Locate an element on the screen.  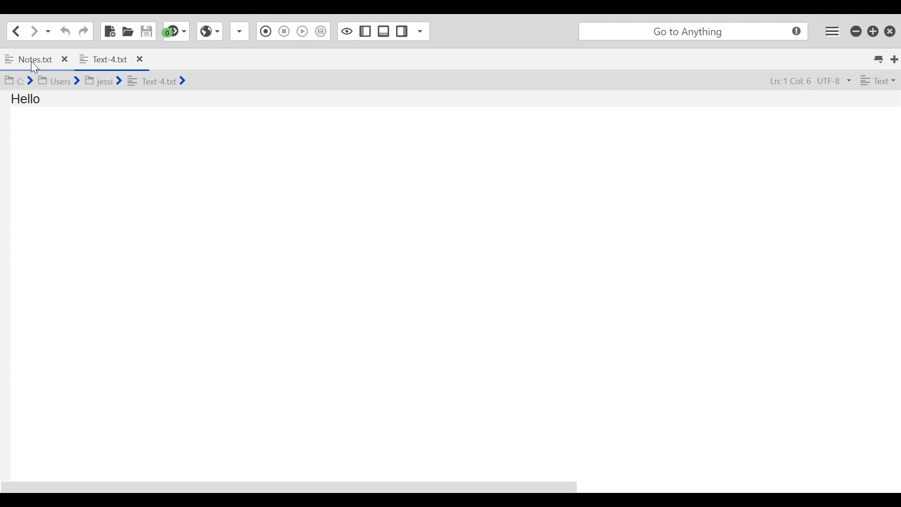
Show Specific Sidebar is located at coordinates (423, 31).